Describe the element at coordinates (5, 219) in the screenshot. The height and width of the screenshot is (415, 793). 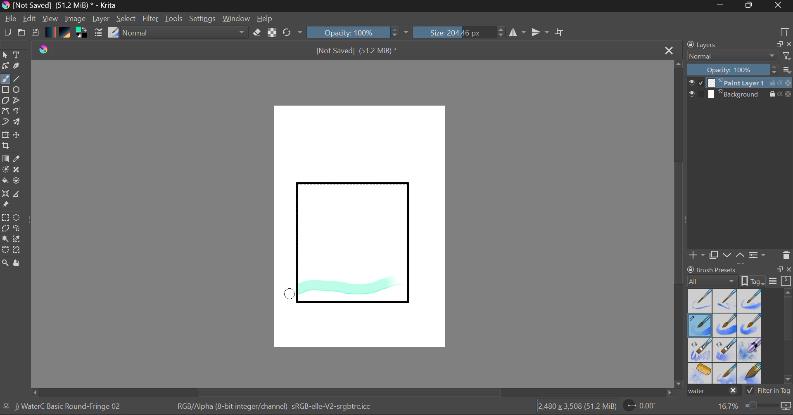
I see `Rectangle Selection Tool` at that location.